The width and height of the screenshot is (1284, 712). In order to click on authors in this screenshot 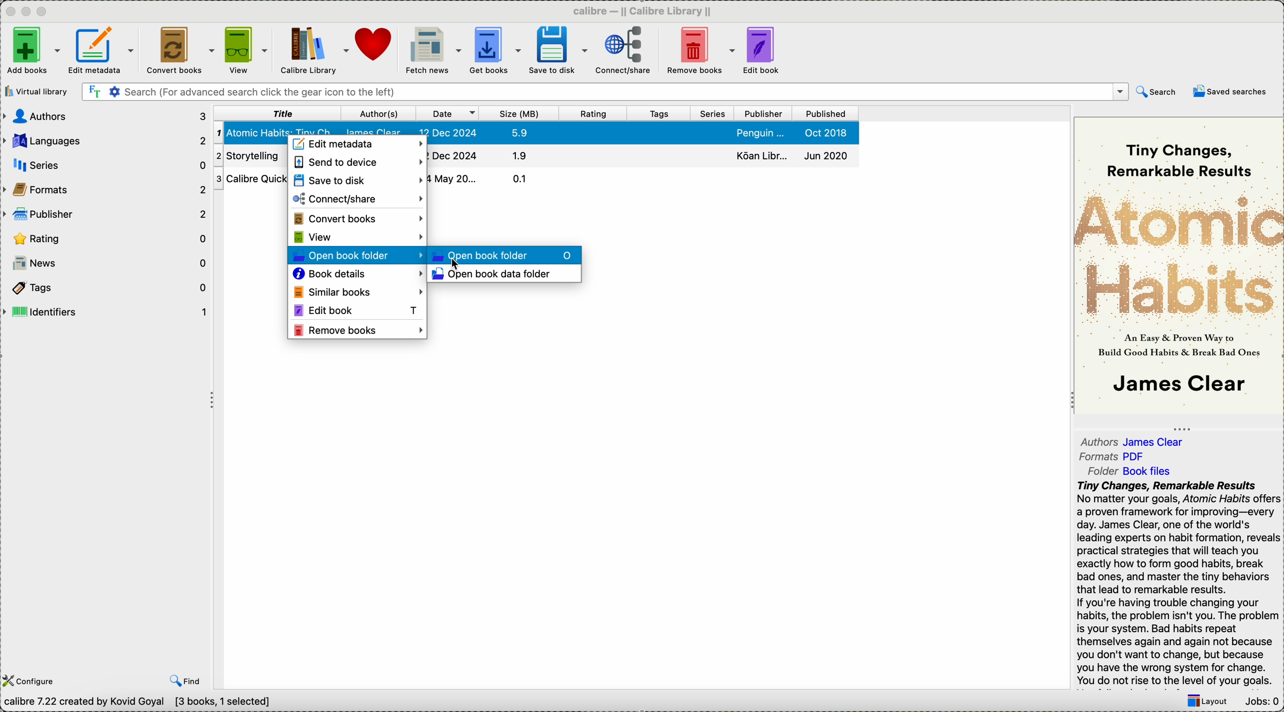, I will do `click(1134, 439)`.